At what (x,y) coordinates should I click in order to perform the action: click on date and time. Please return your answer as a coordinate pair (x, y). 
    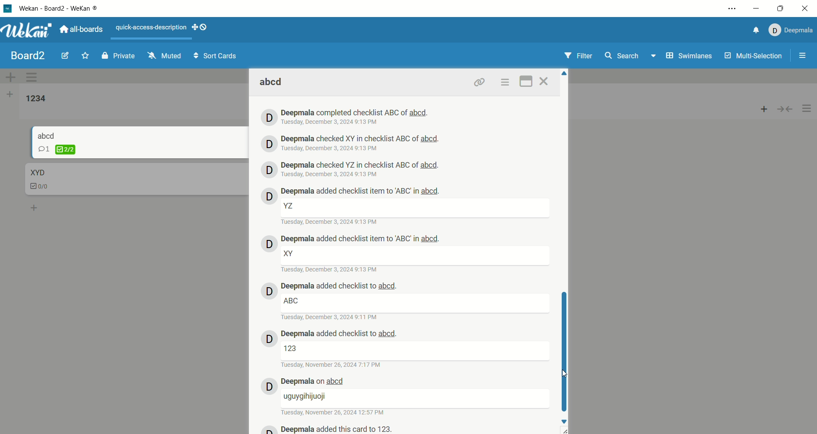
    Looking at the image, I should click on (331, 149).